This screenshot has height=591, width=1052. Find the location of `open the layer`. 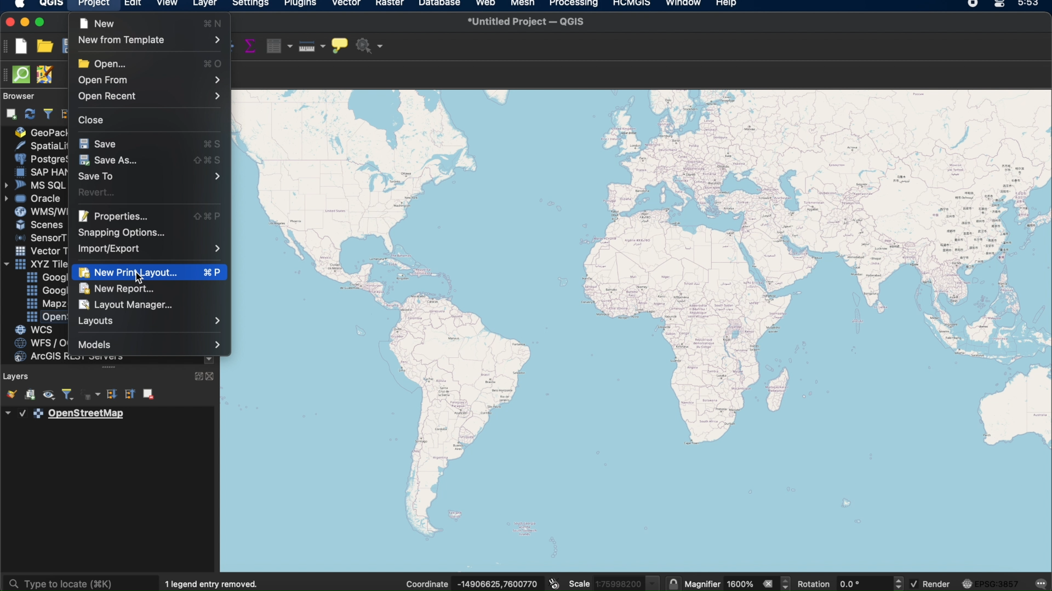

open the layer is located at coordinates (12, 393).